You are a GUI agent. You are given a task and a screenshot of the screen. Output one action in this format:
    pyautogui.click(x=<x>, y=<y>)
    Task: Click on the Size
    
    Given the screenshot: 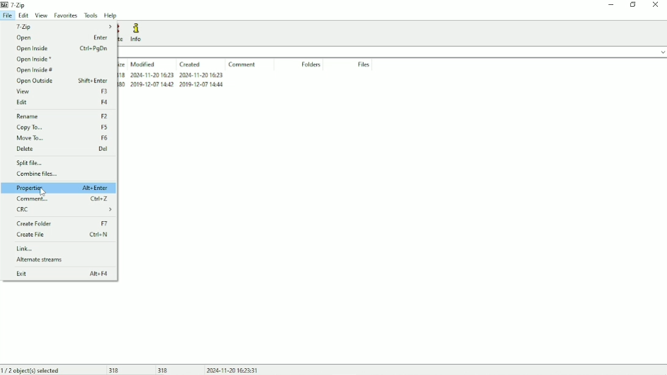 What is the action you would take?
    pyautogui.click(x=122, y=65)
    